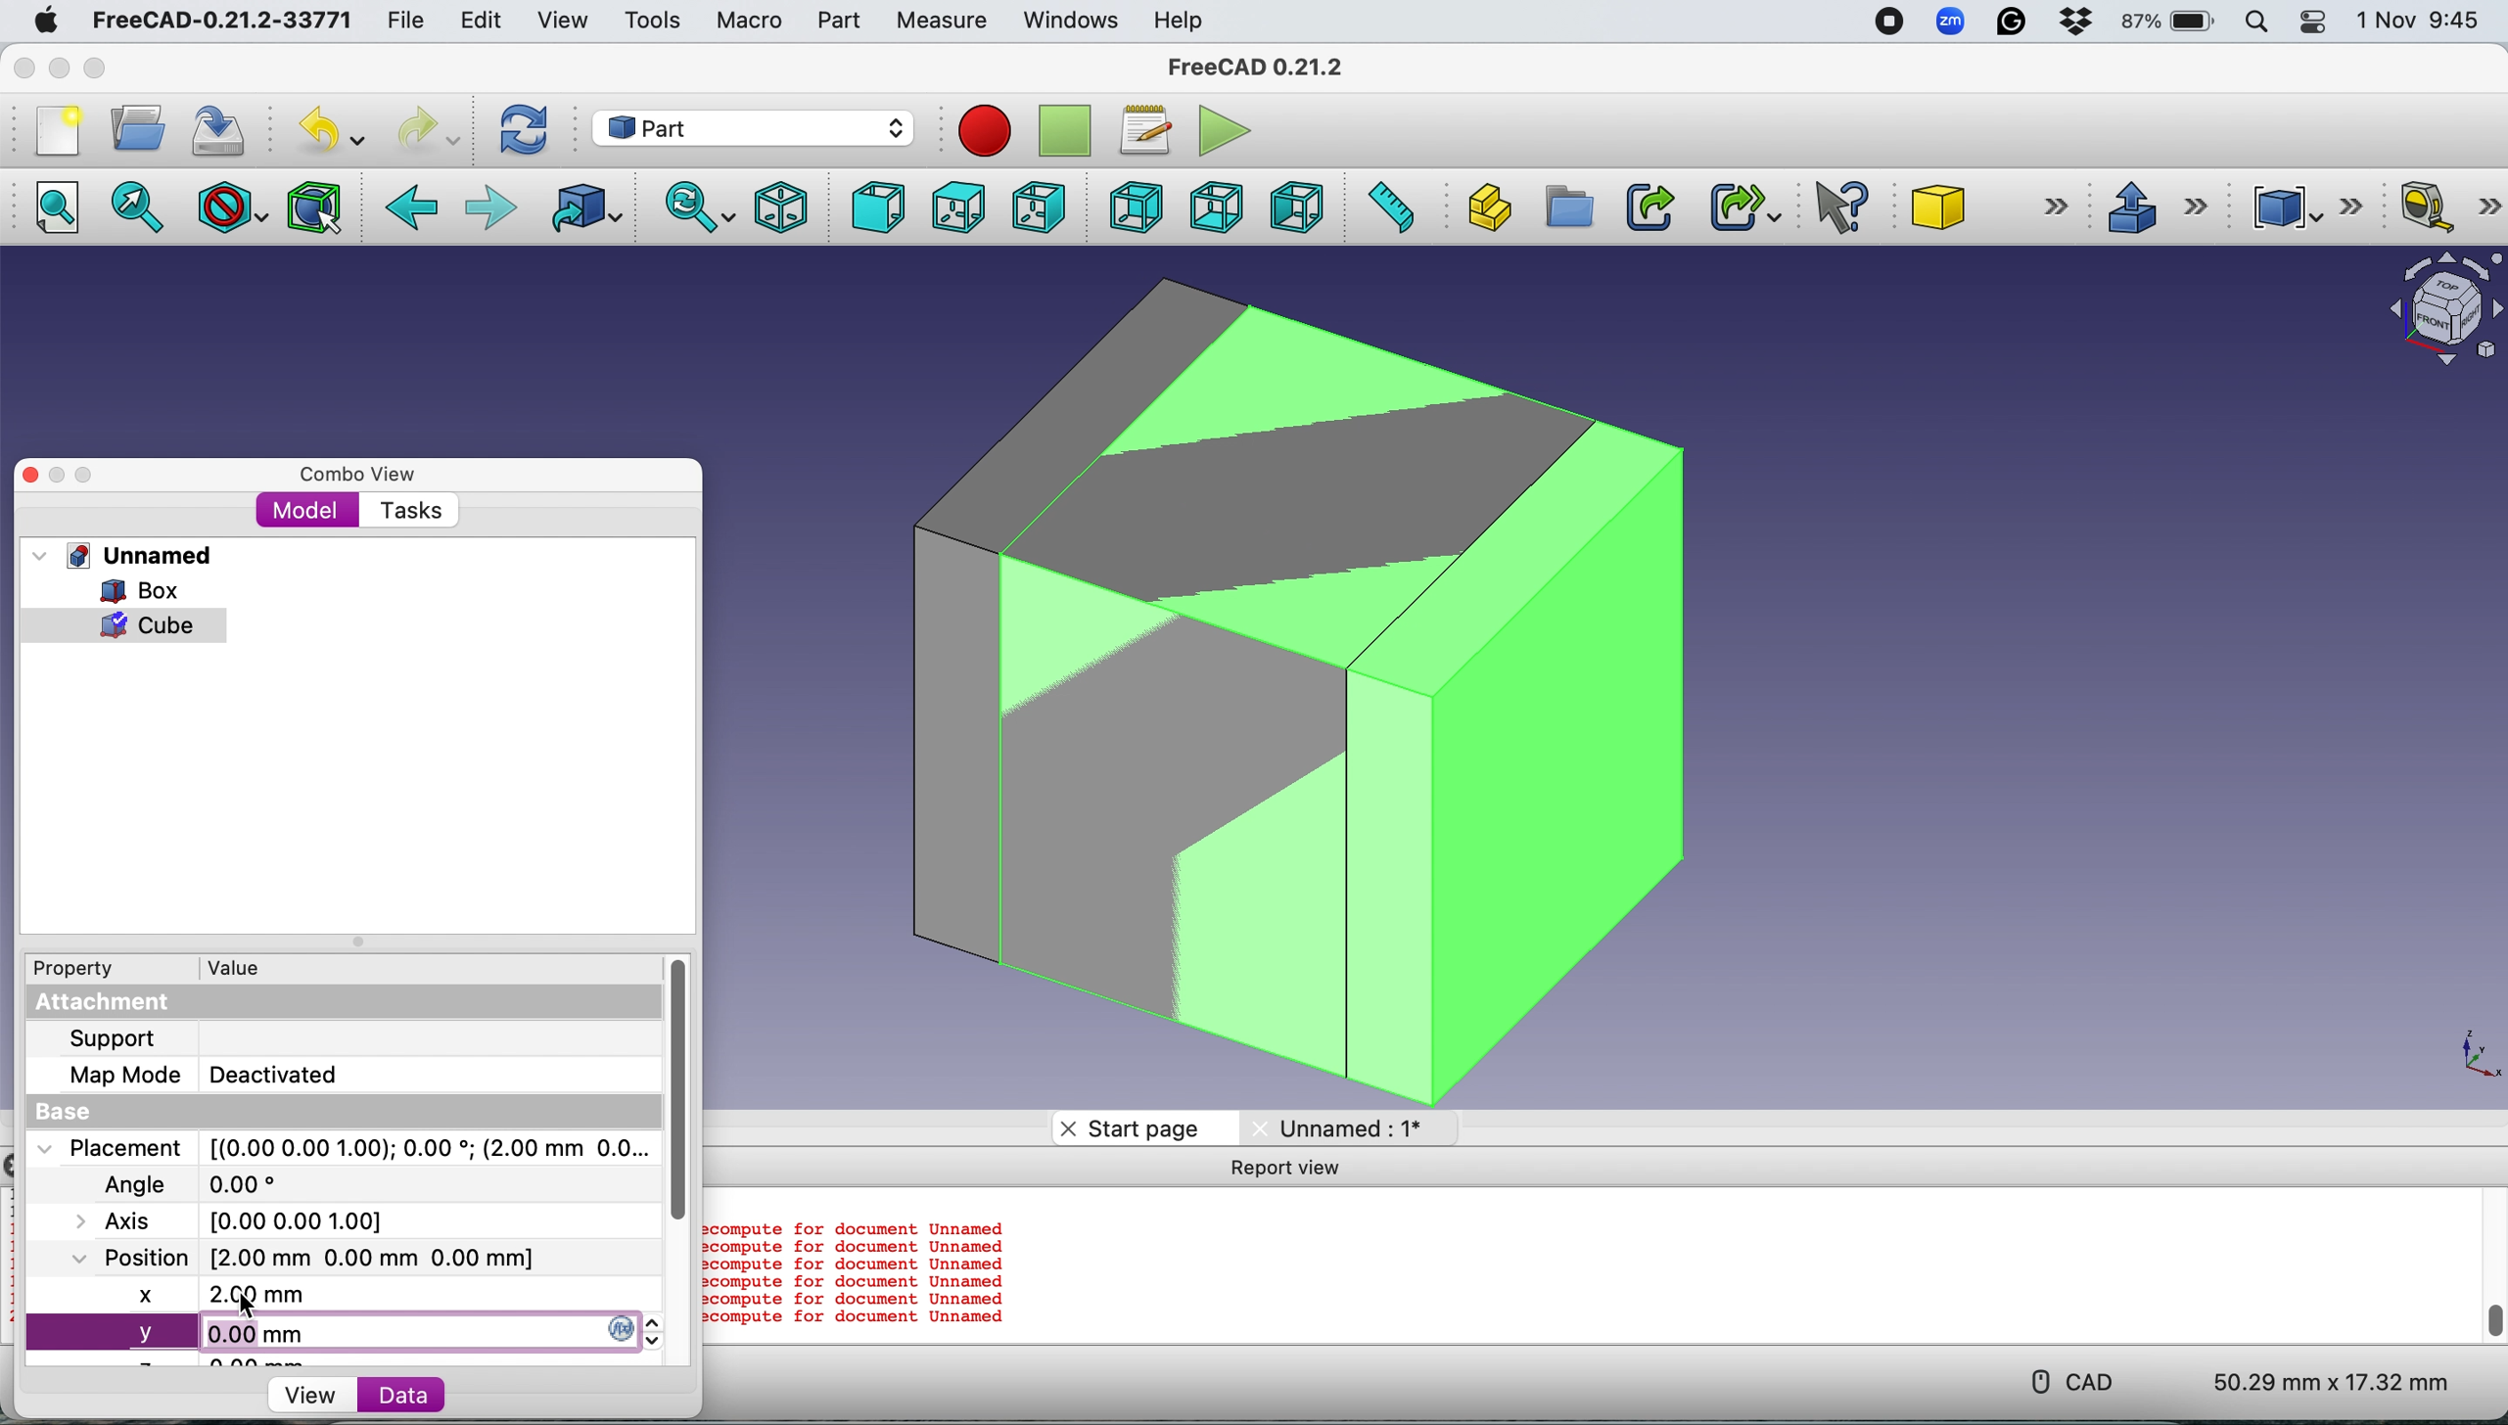  What do you see at coordinates (651, 19) in the screenshot?
I see `Tools` at bounding box center [651, 19].